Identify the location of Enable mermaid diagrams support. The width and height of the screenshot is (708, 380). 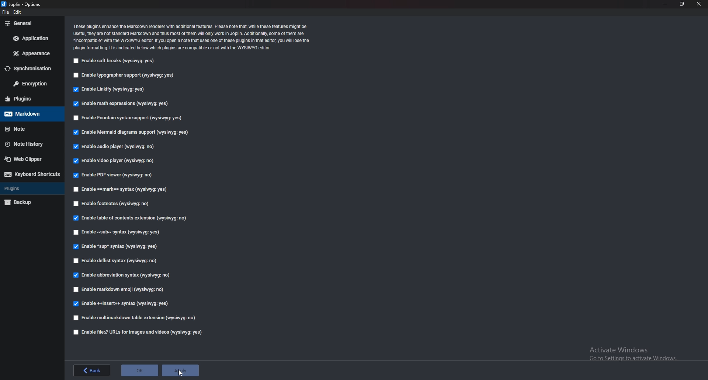
(129, 132).